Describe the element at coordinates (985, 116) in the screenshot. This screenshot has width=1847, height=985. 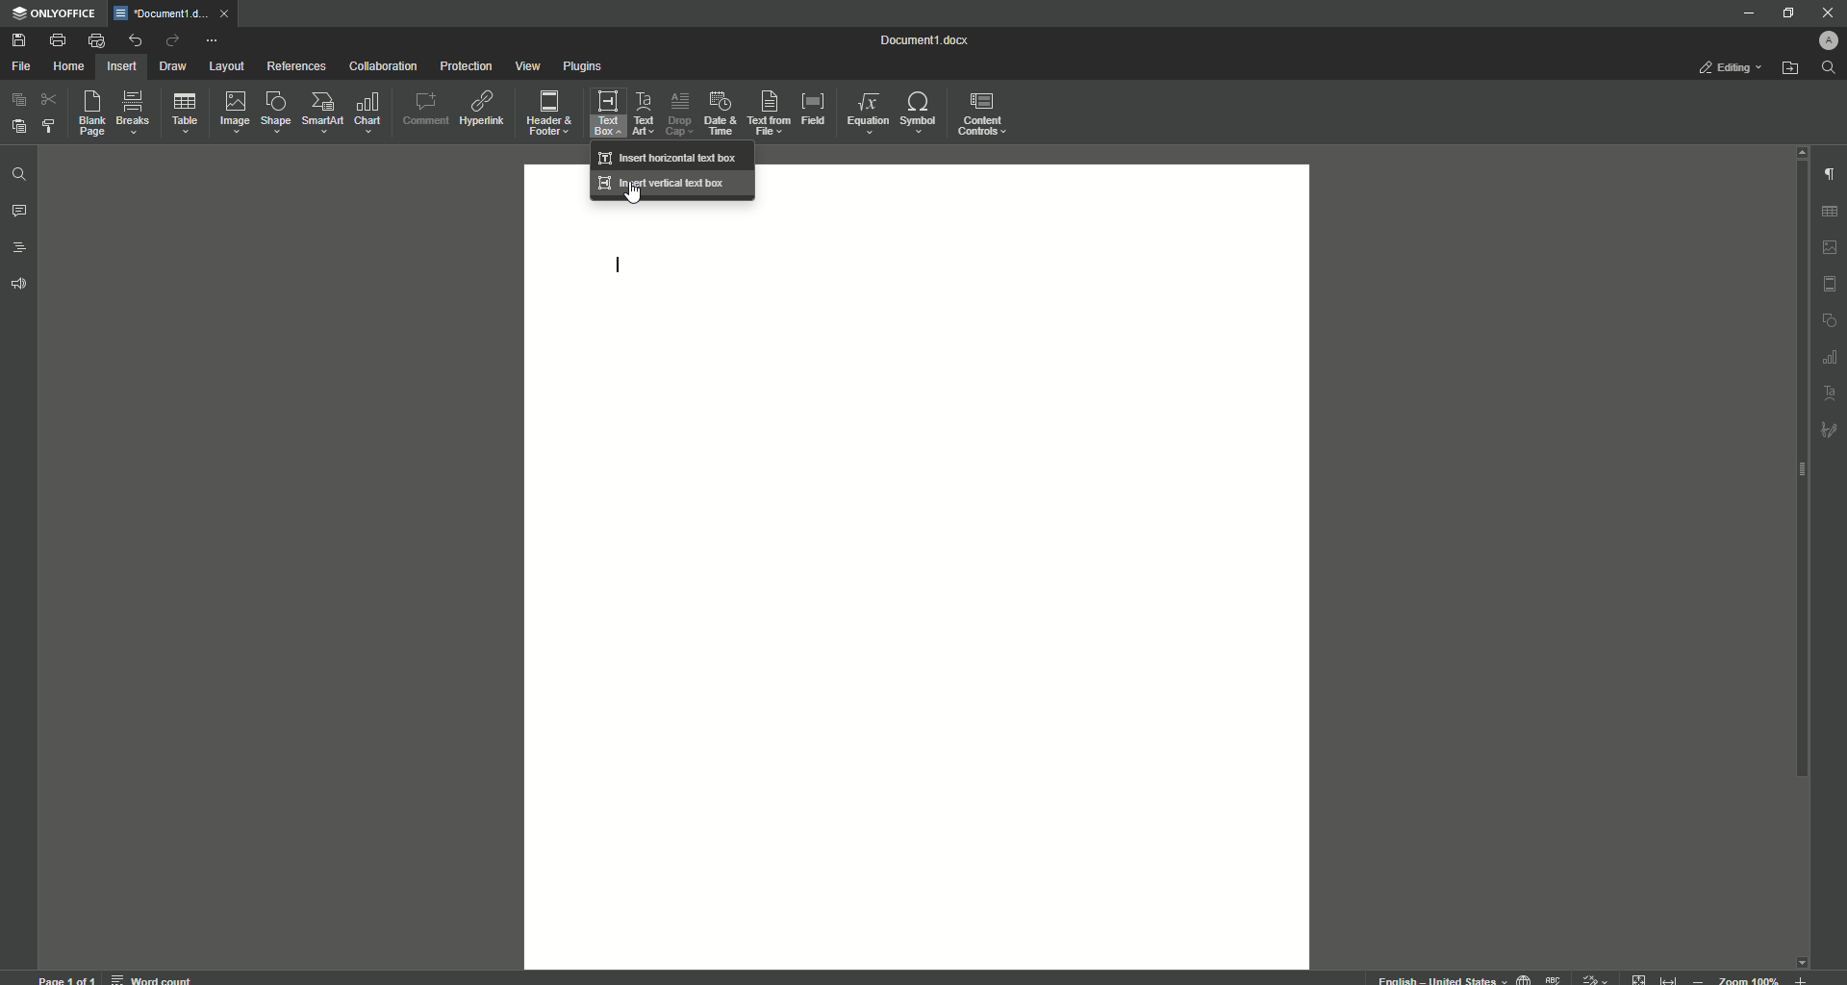
I see `Content Controls` at that location.